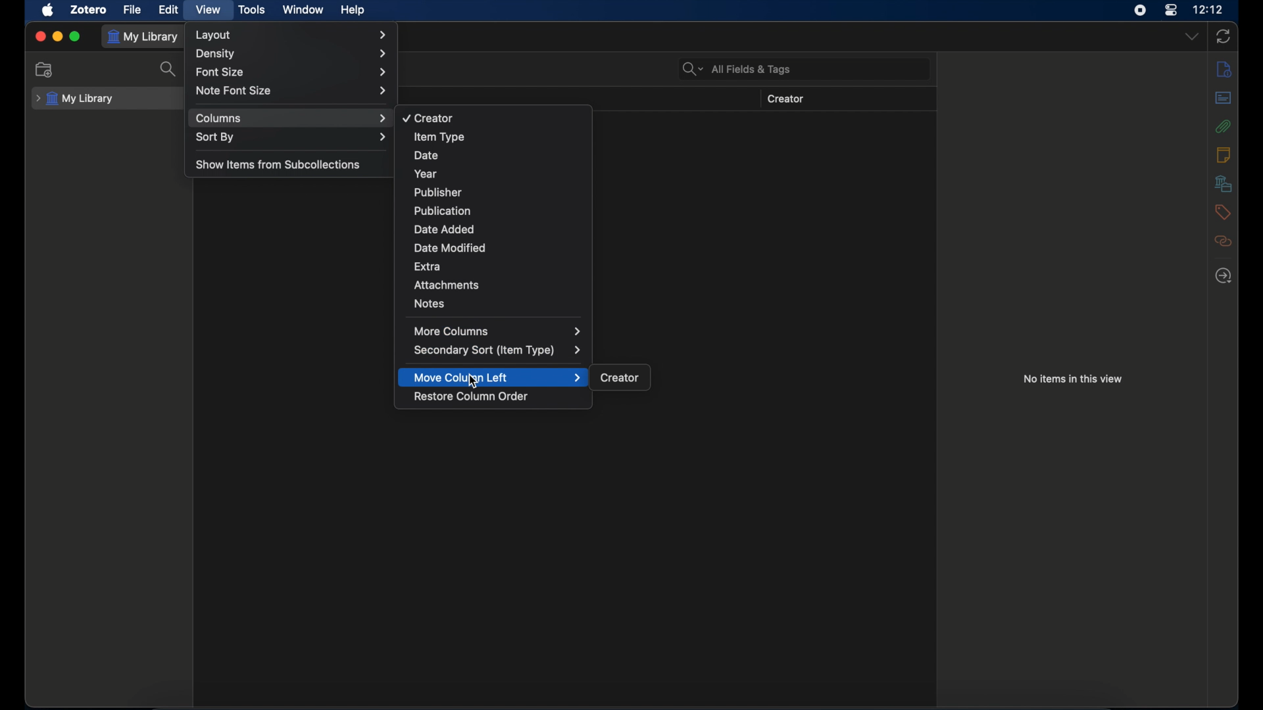 This screenshot has width=1263, height=710. Describe the element at coordinates (429, 303) in the screenshot. I see `notes` at that location.